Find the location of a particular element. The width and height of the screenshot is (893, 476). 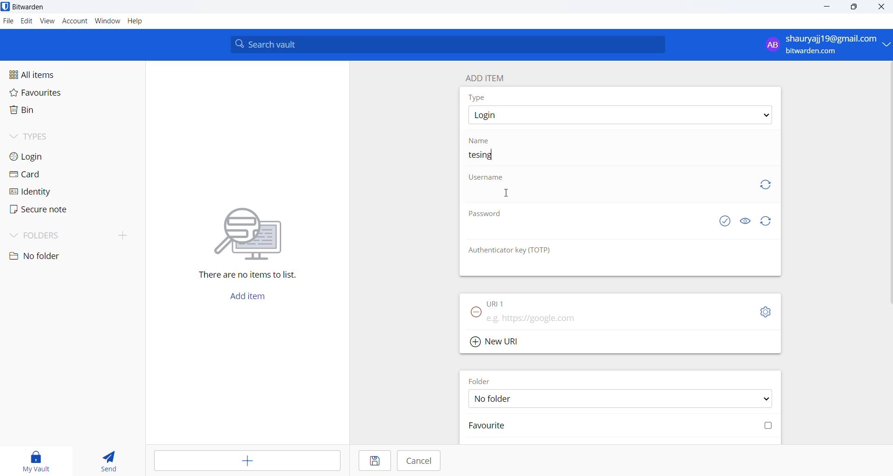

account is located at coordinates (75, 22).